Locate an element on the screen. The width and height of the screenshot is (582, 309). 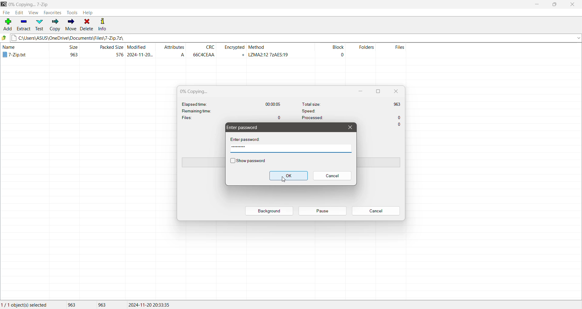
Close is located at coordinates (573, 5).